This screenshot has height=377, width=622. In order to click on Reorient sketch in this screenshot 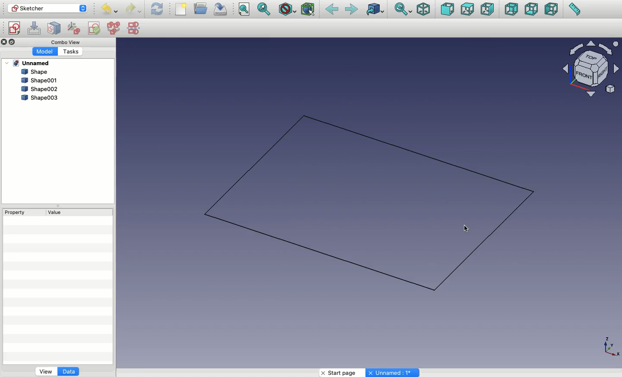, I will do `click(75, 28)`.